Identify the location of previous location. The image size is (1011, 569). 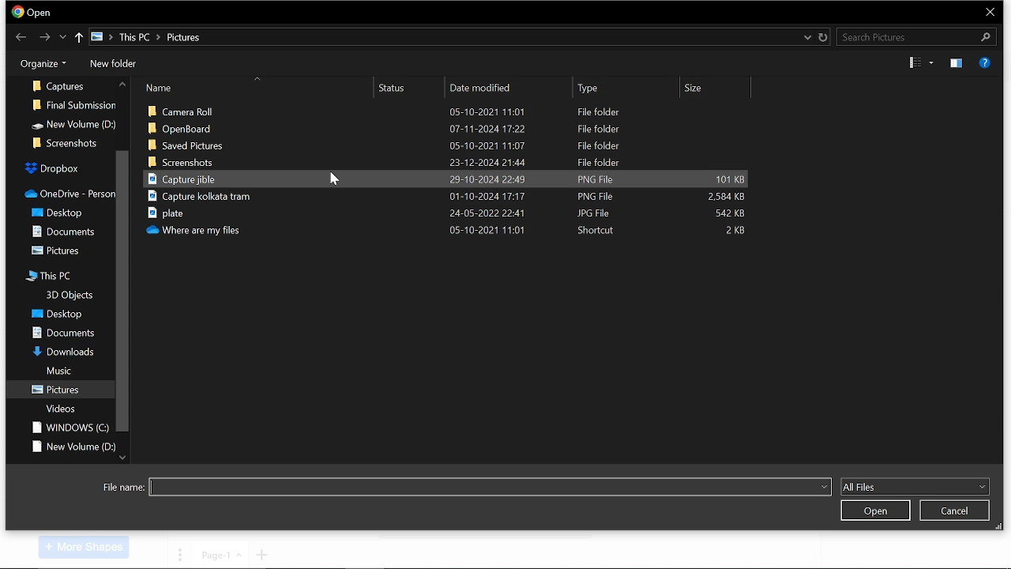
(63, 38).